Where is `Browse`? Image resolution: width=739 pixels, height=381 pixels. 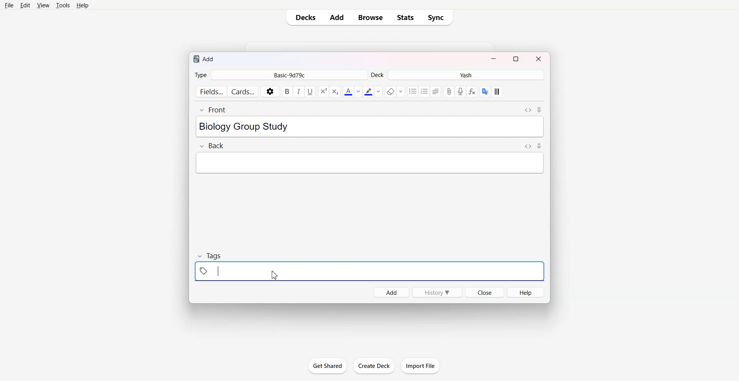 Browse is located at coordinates (369, 17).